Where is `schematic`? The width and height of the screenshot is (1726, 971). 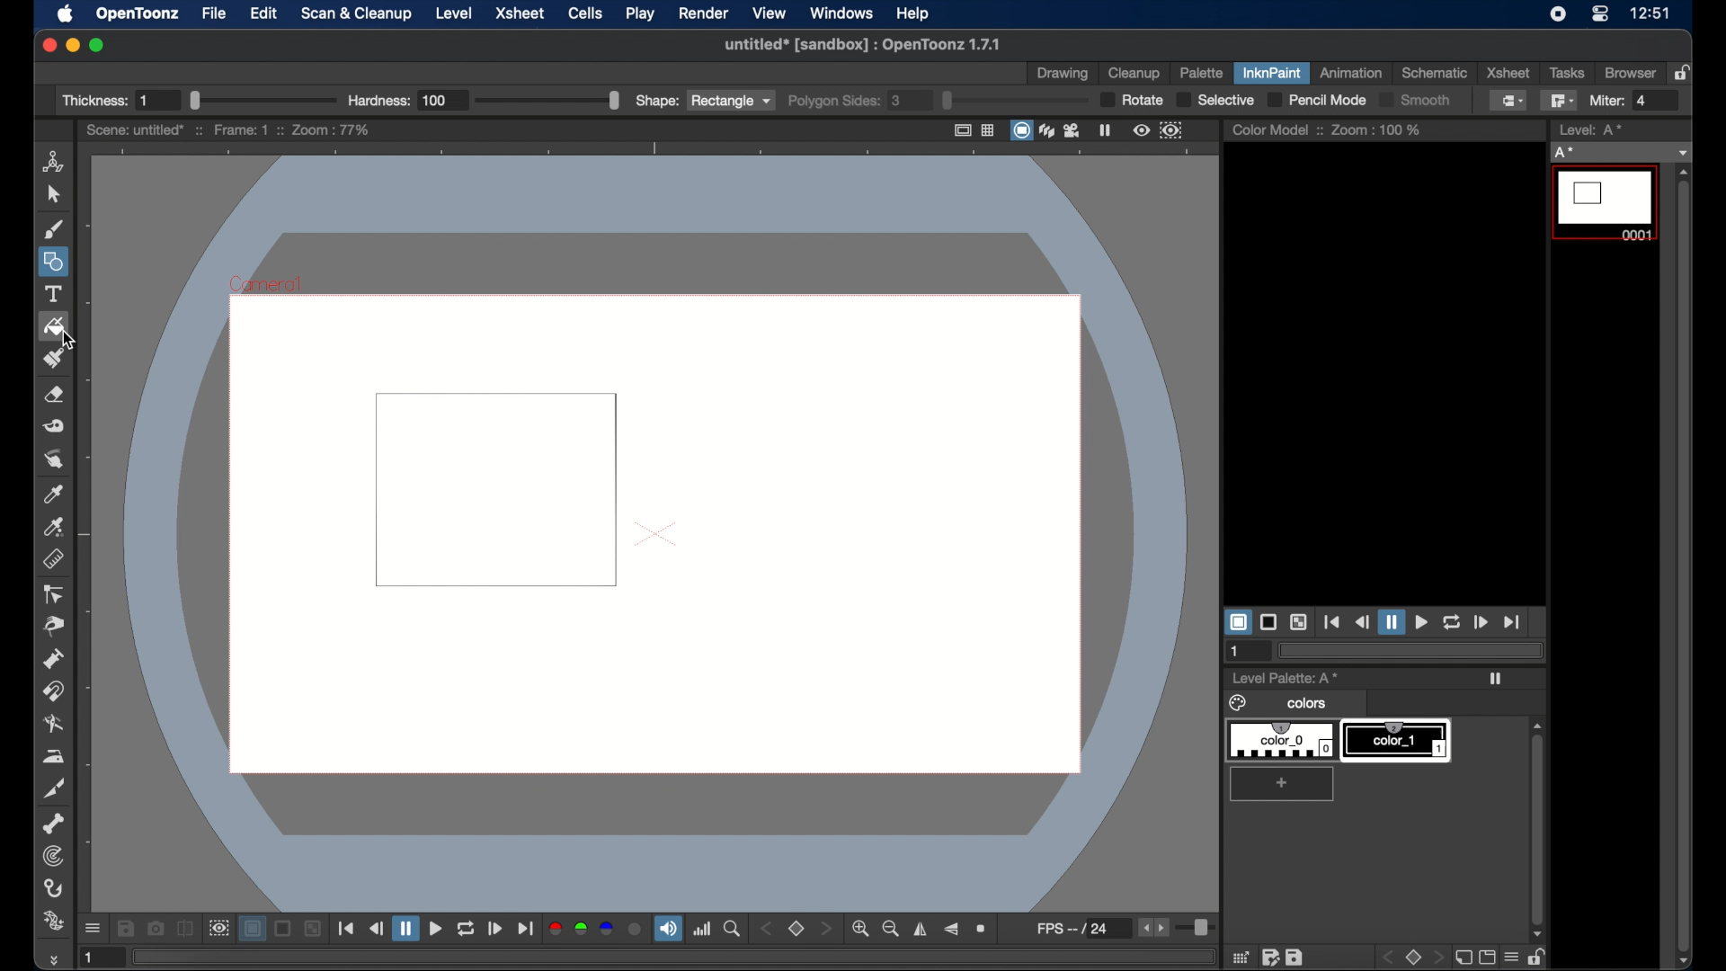
schematic is located at coordinates (1434, 74).